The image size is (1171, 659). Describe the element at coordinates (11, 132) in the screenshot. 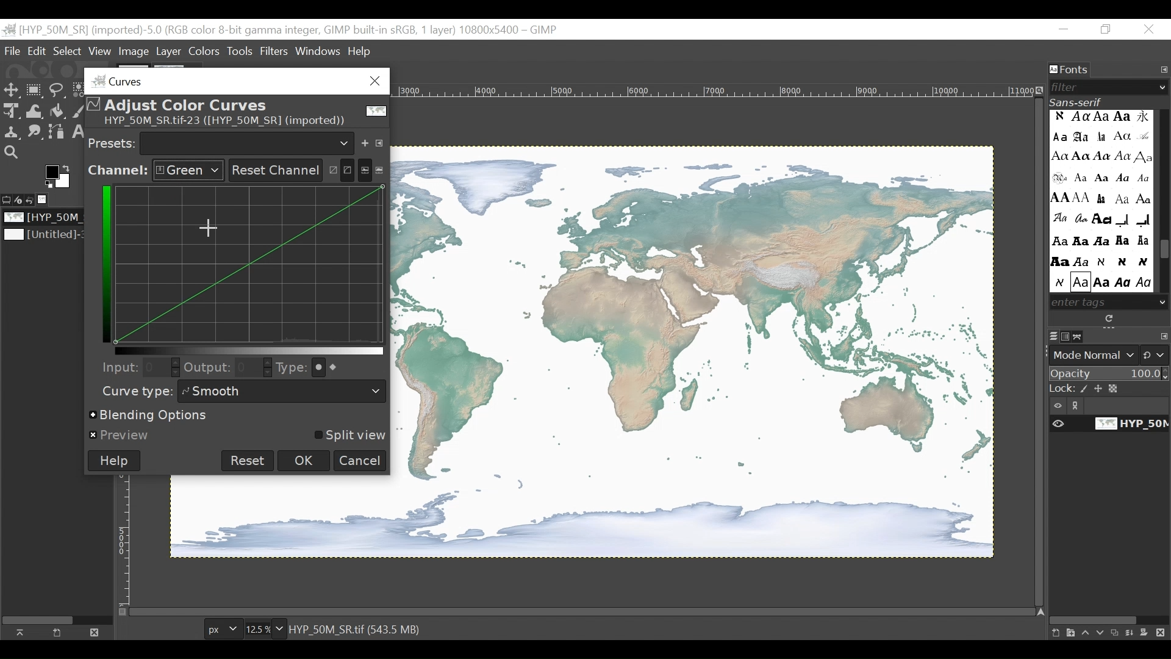

I see `Clone tool` at that location.